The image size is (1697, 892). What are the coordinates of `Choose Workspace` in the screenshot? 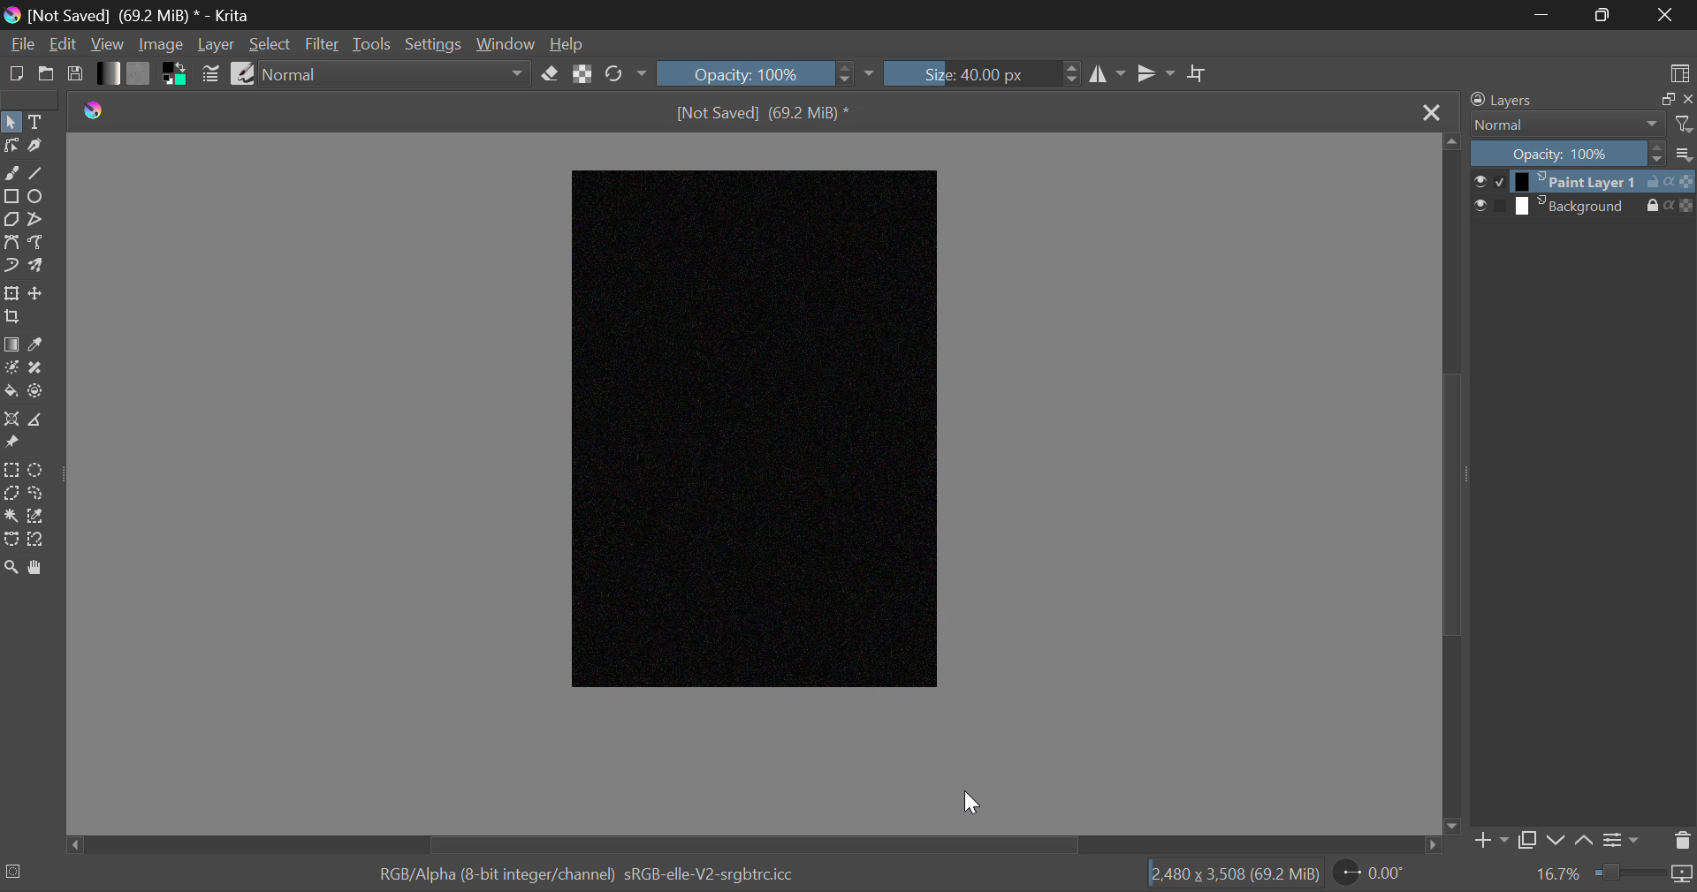 It's located at (1678, 72).